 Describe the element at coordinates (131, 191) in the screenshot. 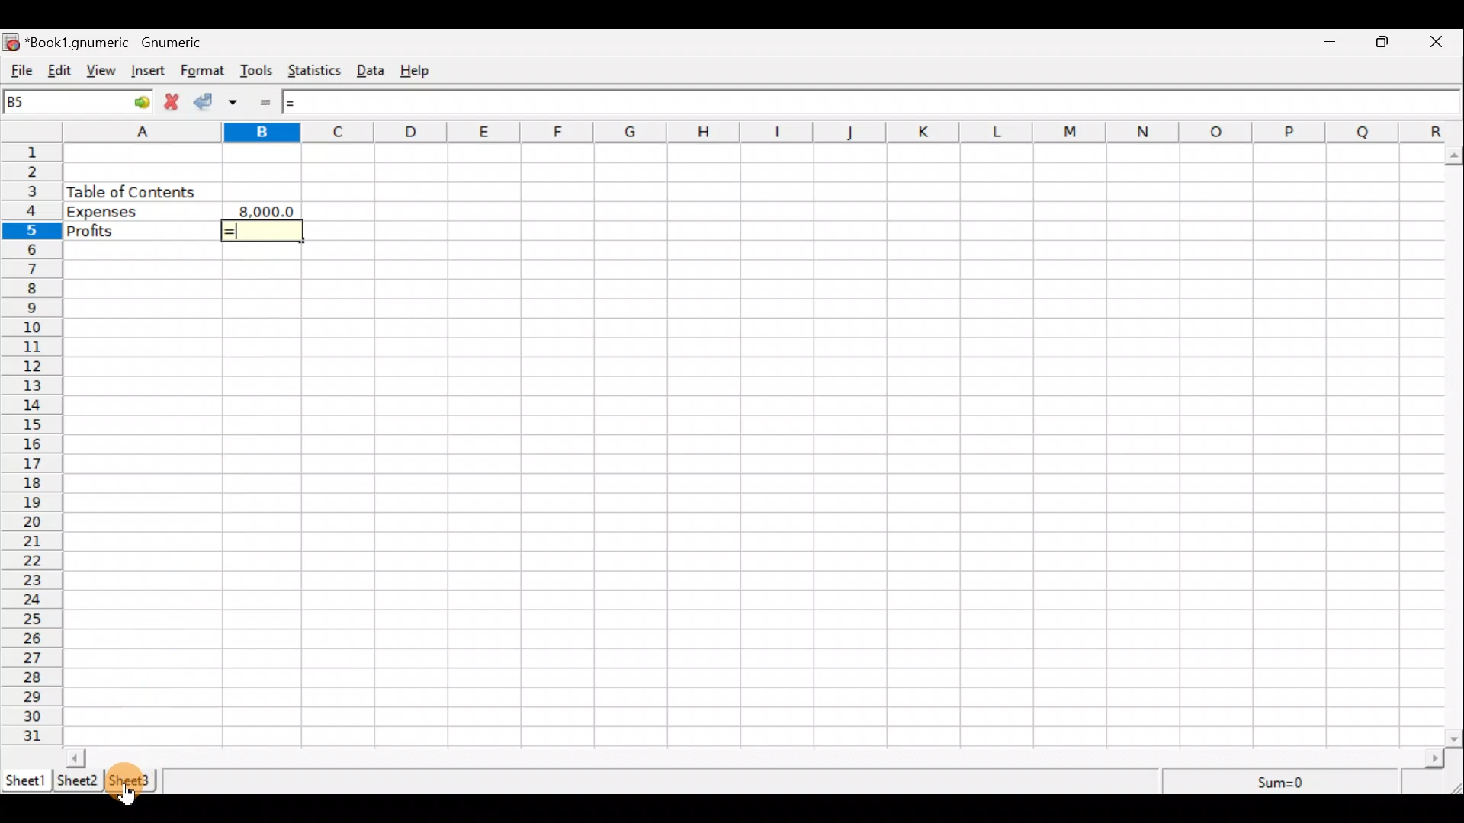

I see `Table of content` at that location.